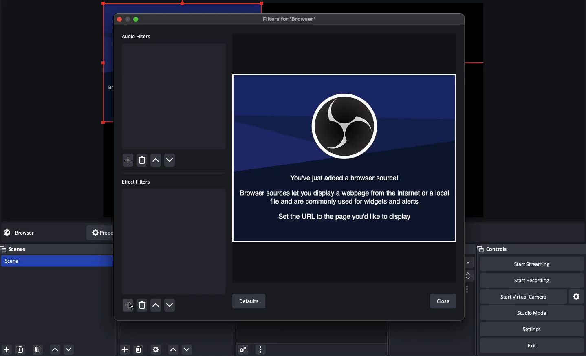 This screenshot has height=356, width=586. What do you see at coordinates (244, 350) in the screenshot?
I see `Advanced audio properties` at bounding box center [244, 350].